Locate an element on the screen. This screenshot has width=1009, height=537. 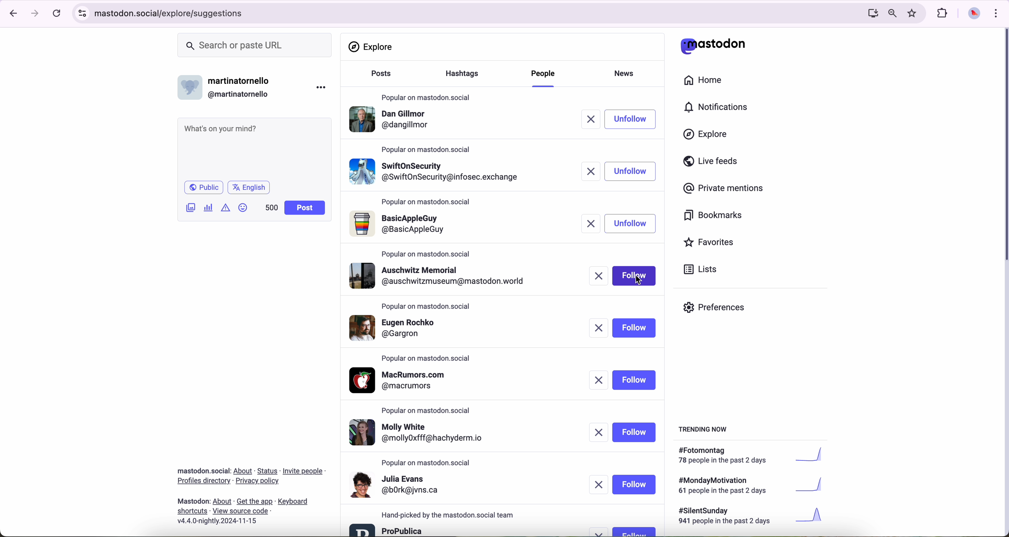
popular on mastodon.social is located at coordinates (430, 409).